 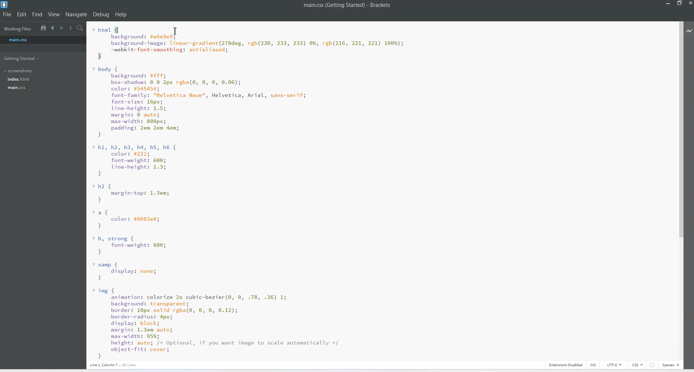 What do you see at coordinates (38, 14) in the screenshot?
I see `Find` at bounding box center [38, 14].